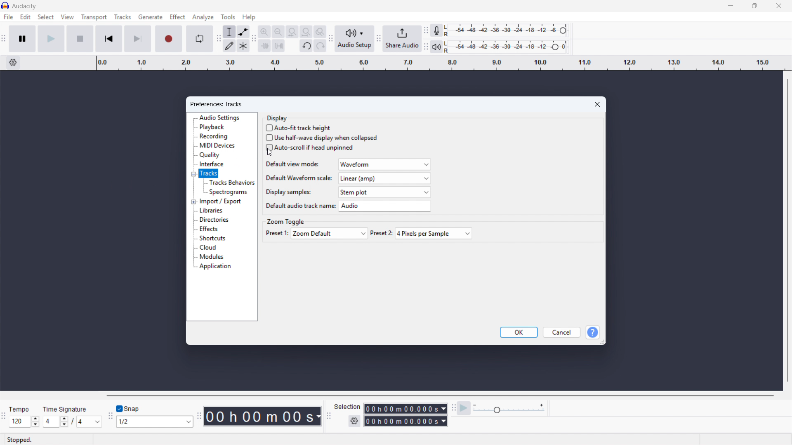 This screenshot has height=445, width=792. What do you see at coordinates (464, 408) in the screenshot?
I see `play at speed ` at bounding box center [464, 408].